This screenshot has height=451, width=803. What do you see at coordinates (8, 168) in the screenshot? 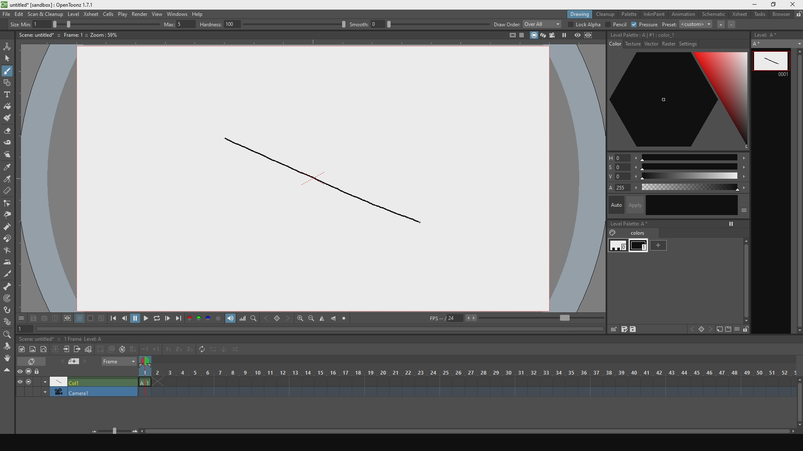
I see `style select` at bounding box center [8, 168].